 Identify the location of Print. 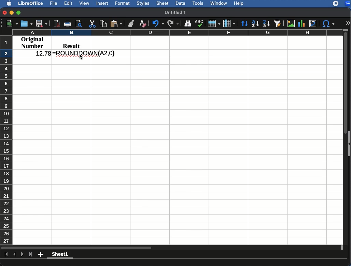
(67, 24).